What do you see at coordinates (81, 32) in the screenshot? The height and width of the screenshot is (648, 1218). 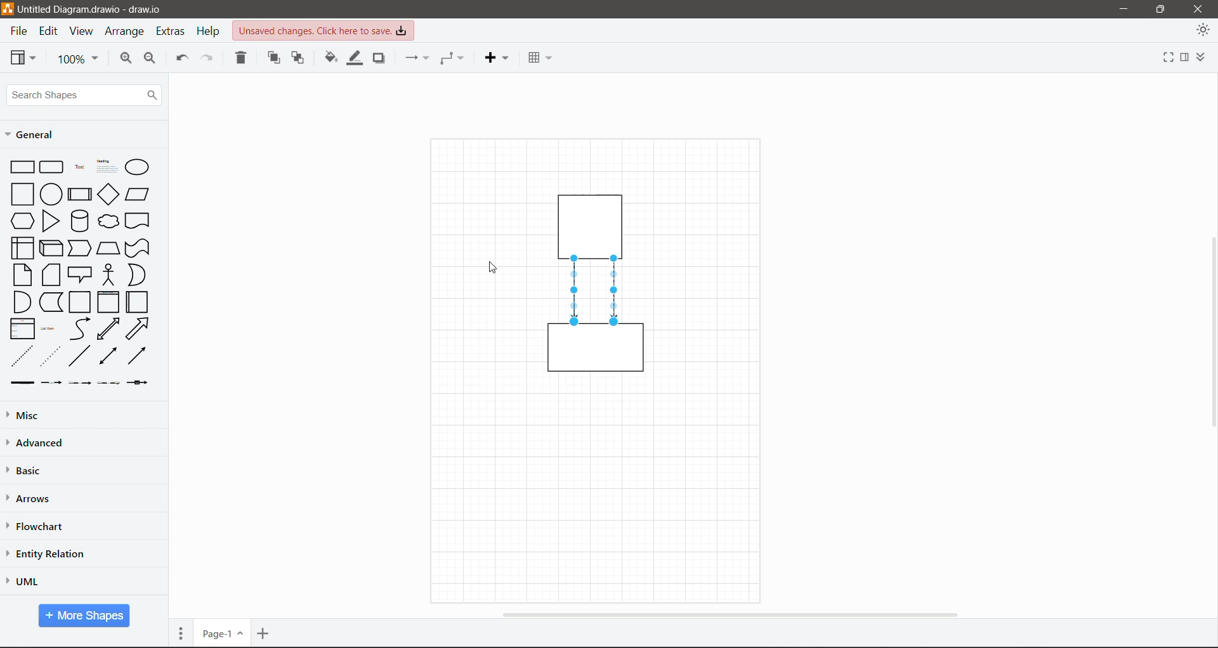 I see `View` at bounding box center [81, 32].